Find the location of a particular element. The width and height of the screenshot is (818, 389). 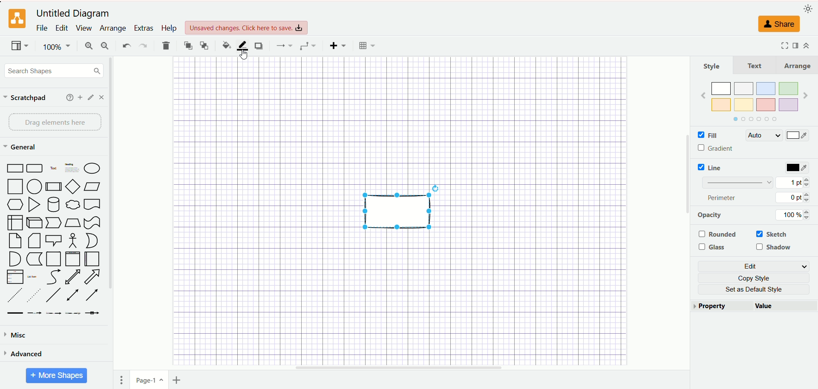

insert page is located at coordinates (181, 380).